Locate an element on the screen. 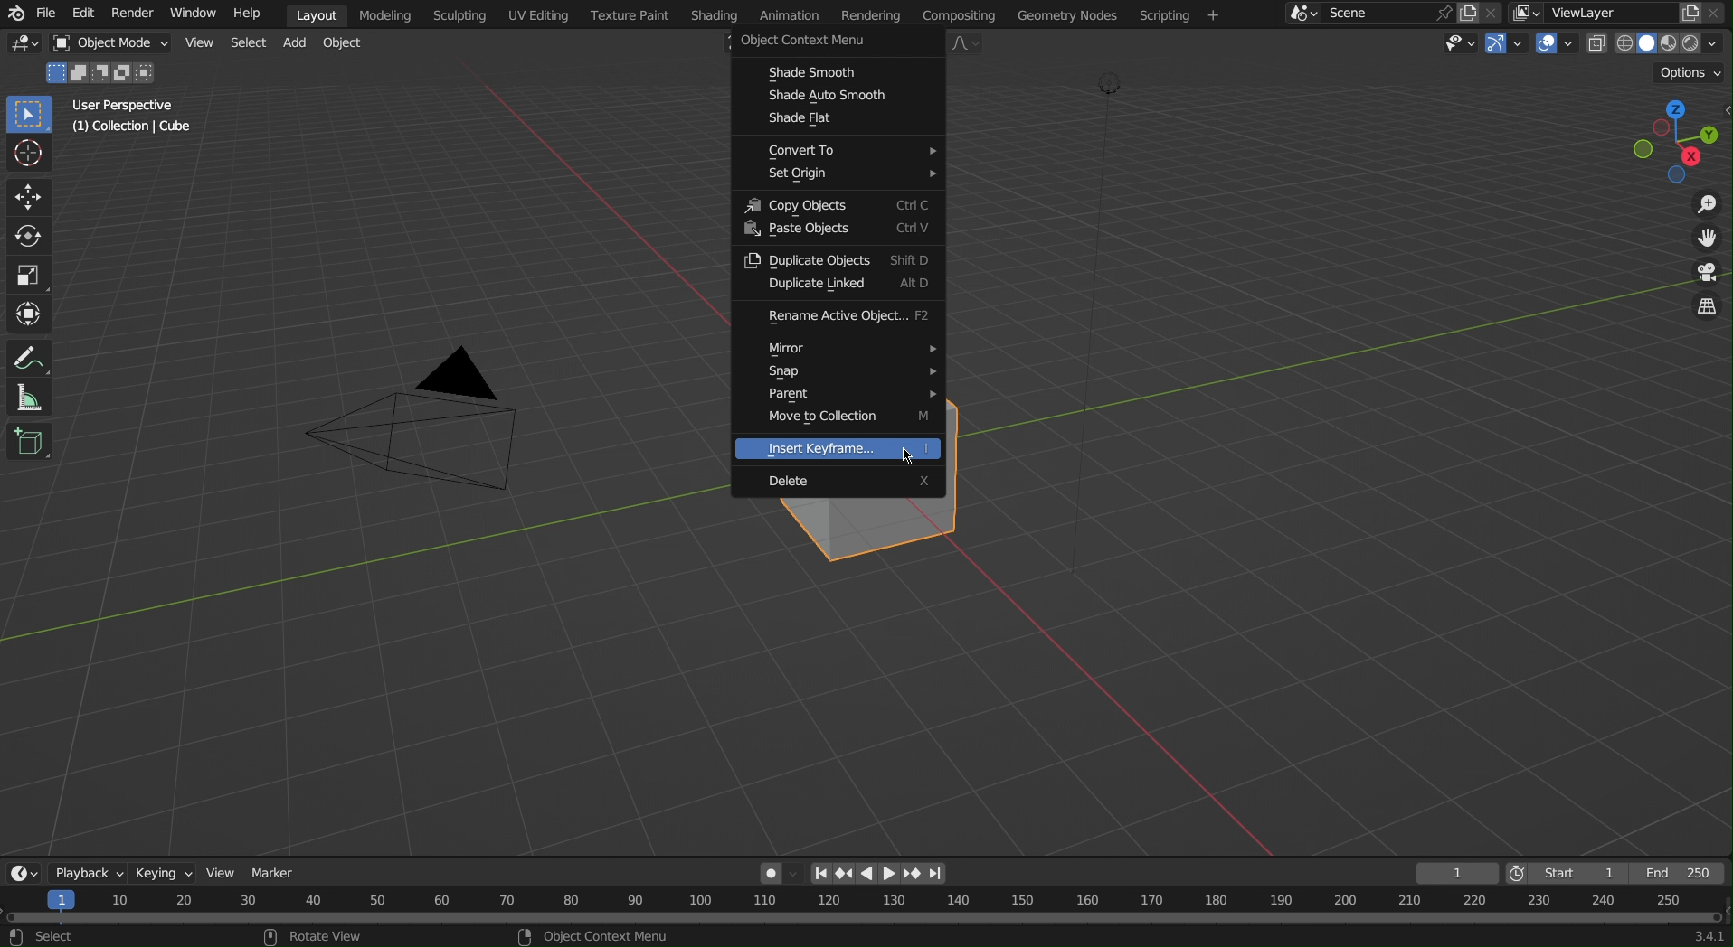 The height and width of the screenshot is (947, 1733). Snap is located at coordinates (838, 370).